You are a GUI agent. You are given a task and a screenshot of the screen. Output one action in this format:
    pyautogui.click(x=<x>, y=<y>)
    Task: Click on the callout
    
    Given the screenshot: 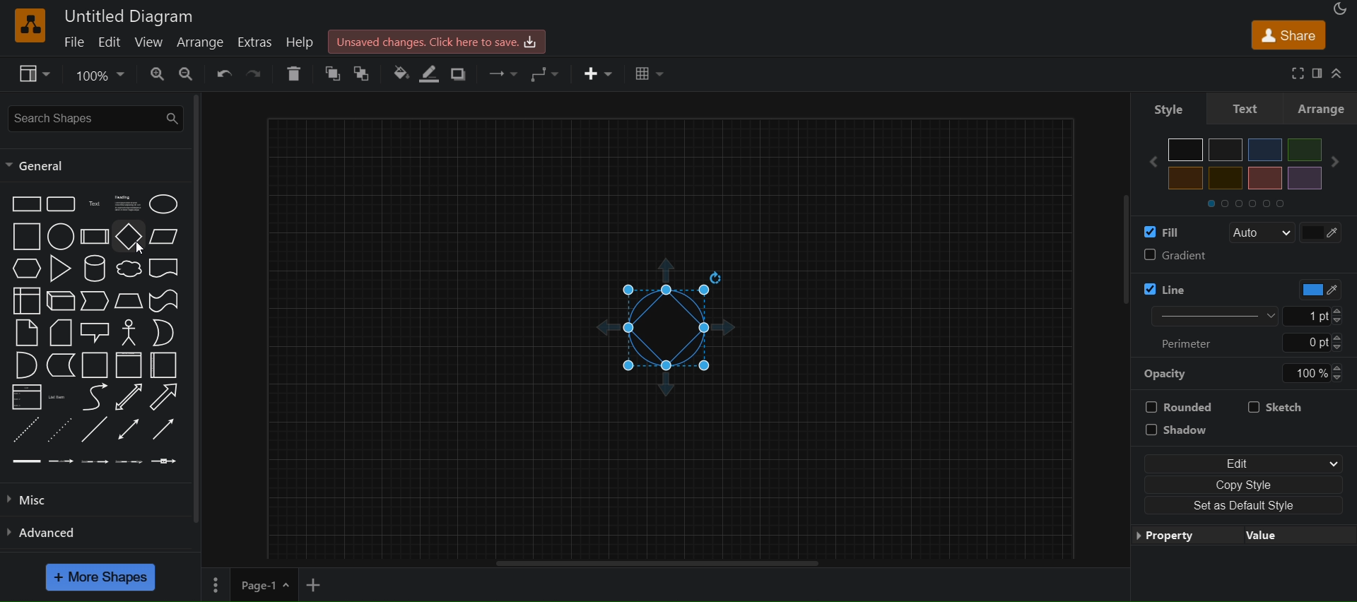 What is the action you would take?
    pyautogui.click(x=97, y=332)
    